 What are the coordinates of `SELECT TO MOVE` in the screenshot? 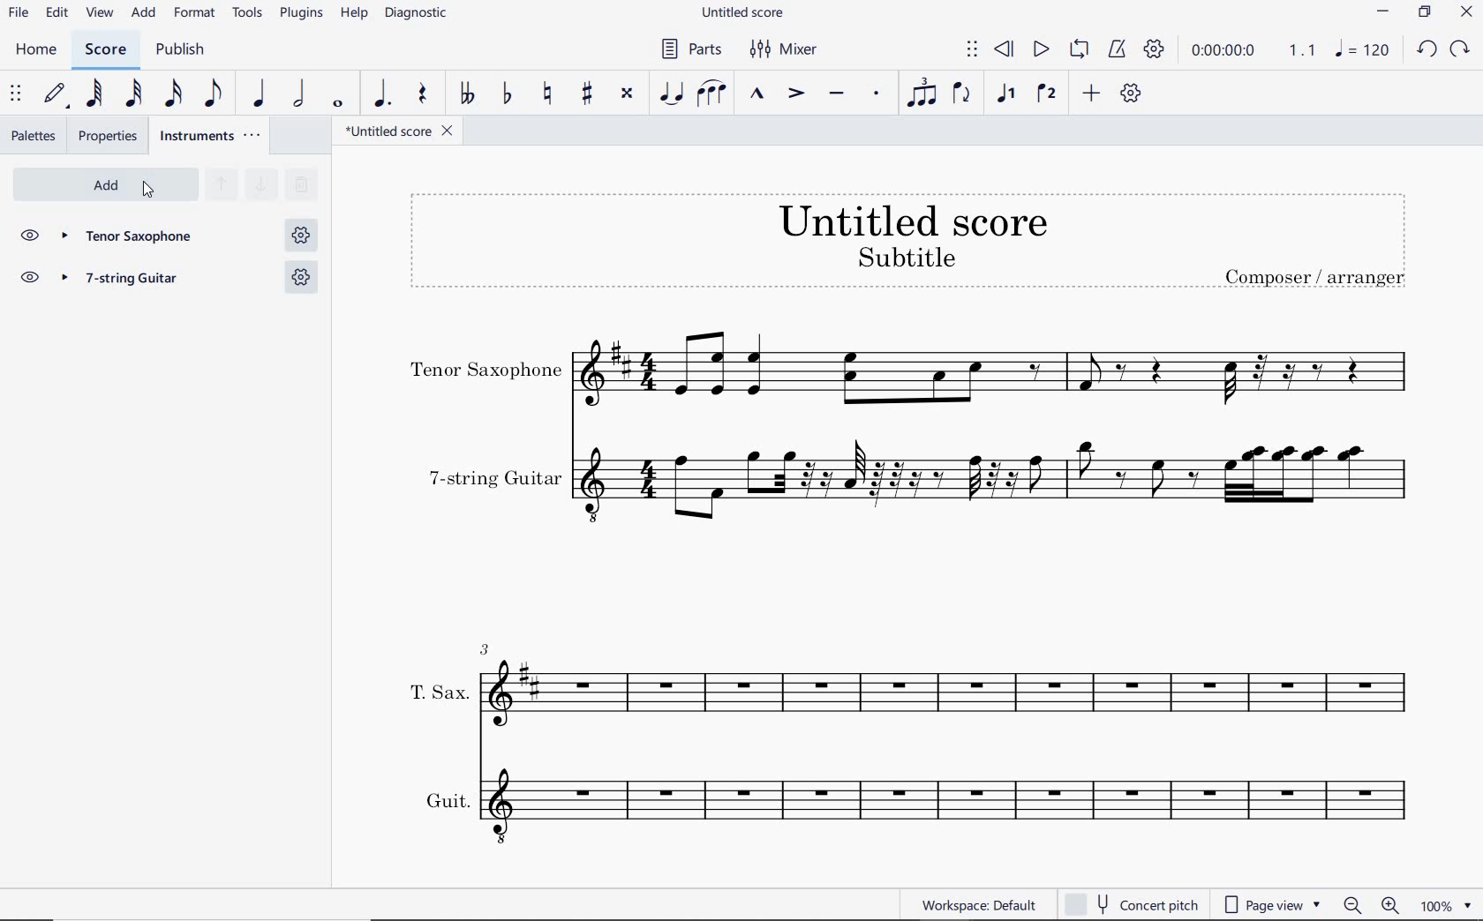 It's located at (973, 52).